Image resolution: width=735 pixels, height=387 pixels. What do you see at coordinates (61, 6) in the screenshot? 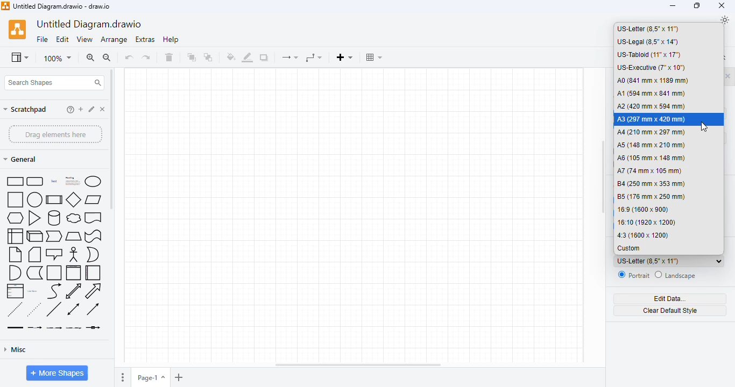
I see `title` at bounding box center [61, 6].